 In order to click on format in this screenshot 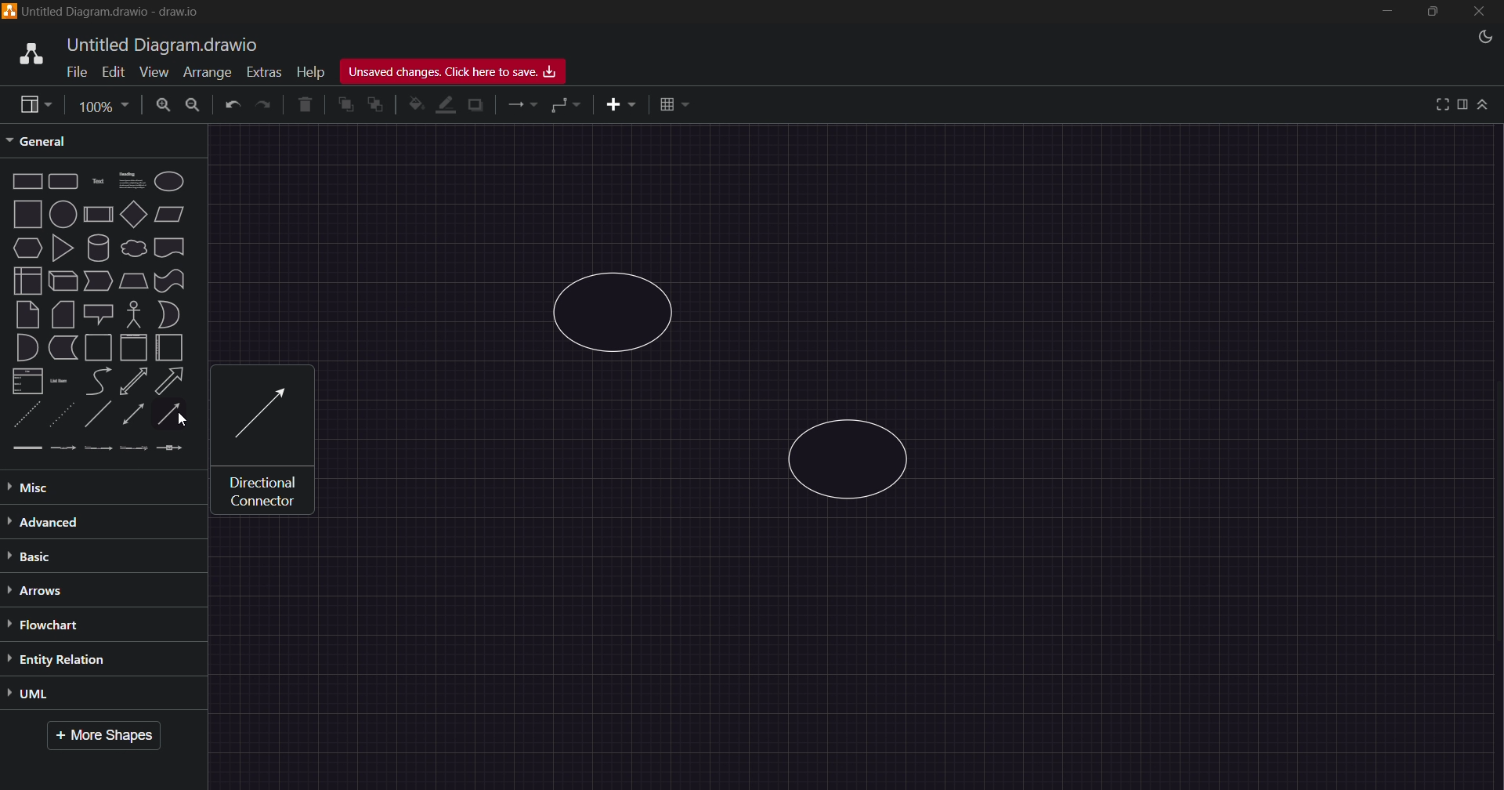, I will do `click(1462, 104)`.